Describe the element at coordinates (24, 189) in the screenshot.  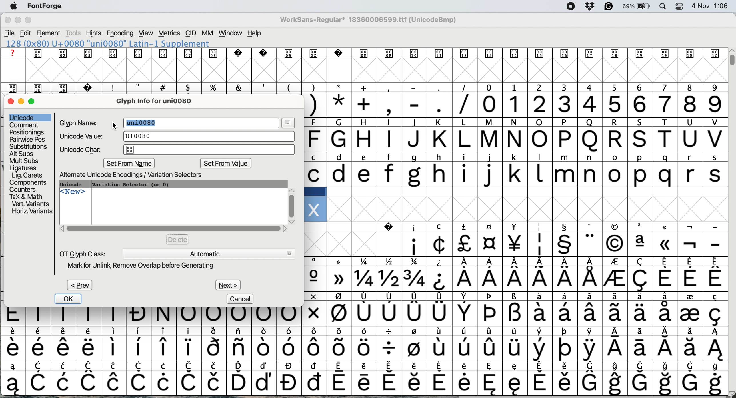
I see `counters` at that location.